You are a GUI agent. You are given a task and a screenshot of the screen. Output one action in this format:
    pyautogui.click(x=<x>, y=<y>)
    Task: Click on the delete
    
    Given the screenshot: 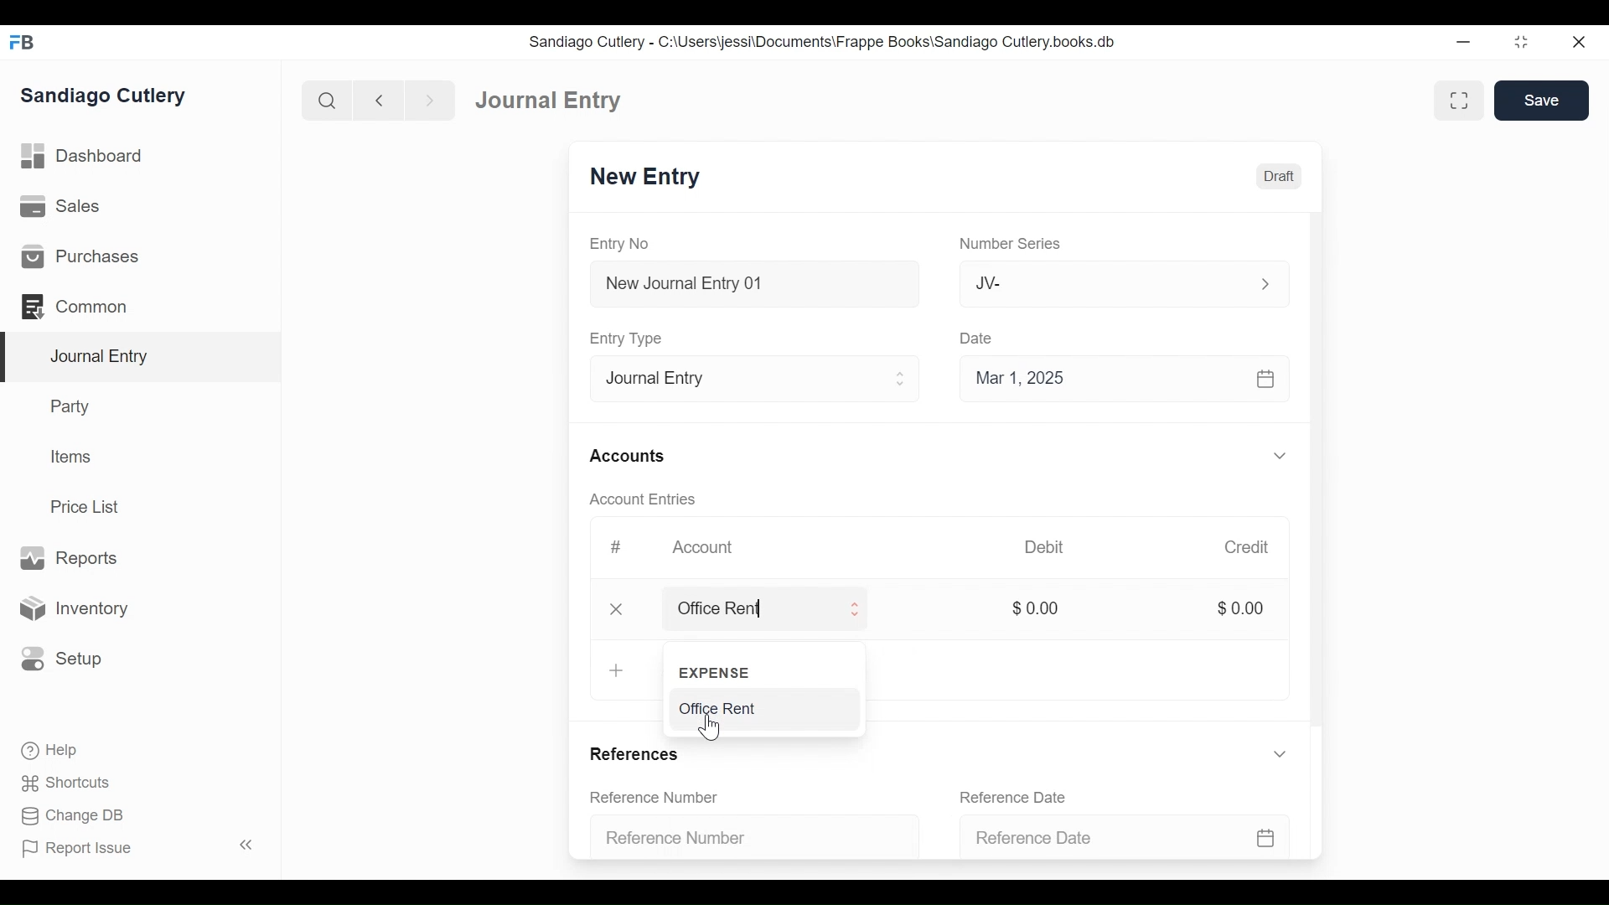 What is the action you would take?
    pyautogui.click(x=613, y=609)
    